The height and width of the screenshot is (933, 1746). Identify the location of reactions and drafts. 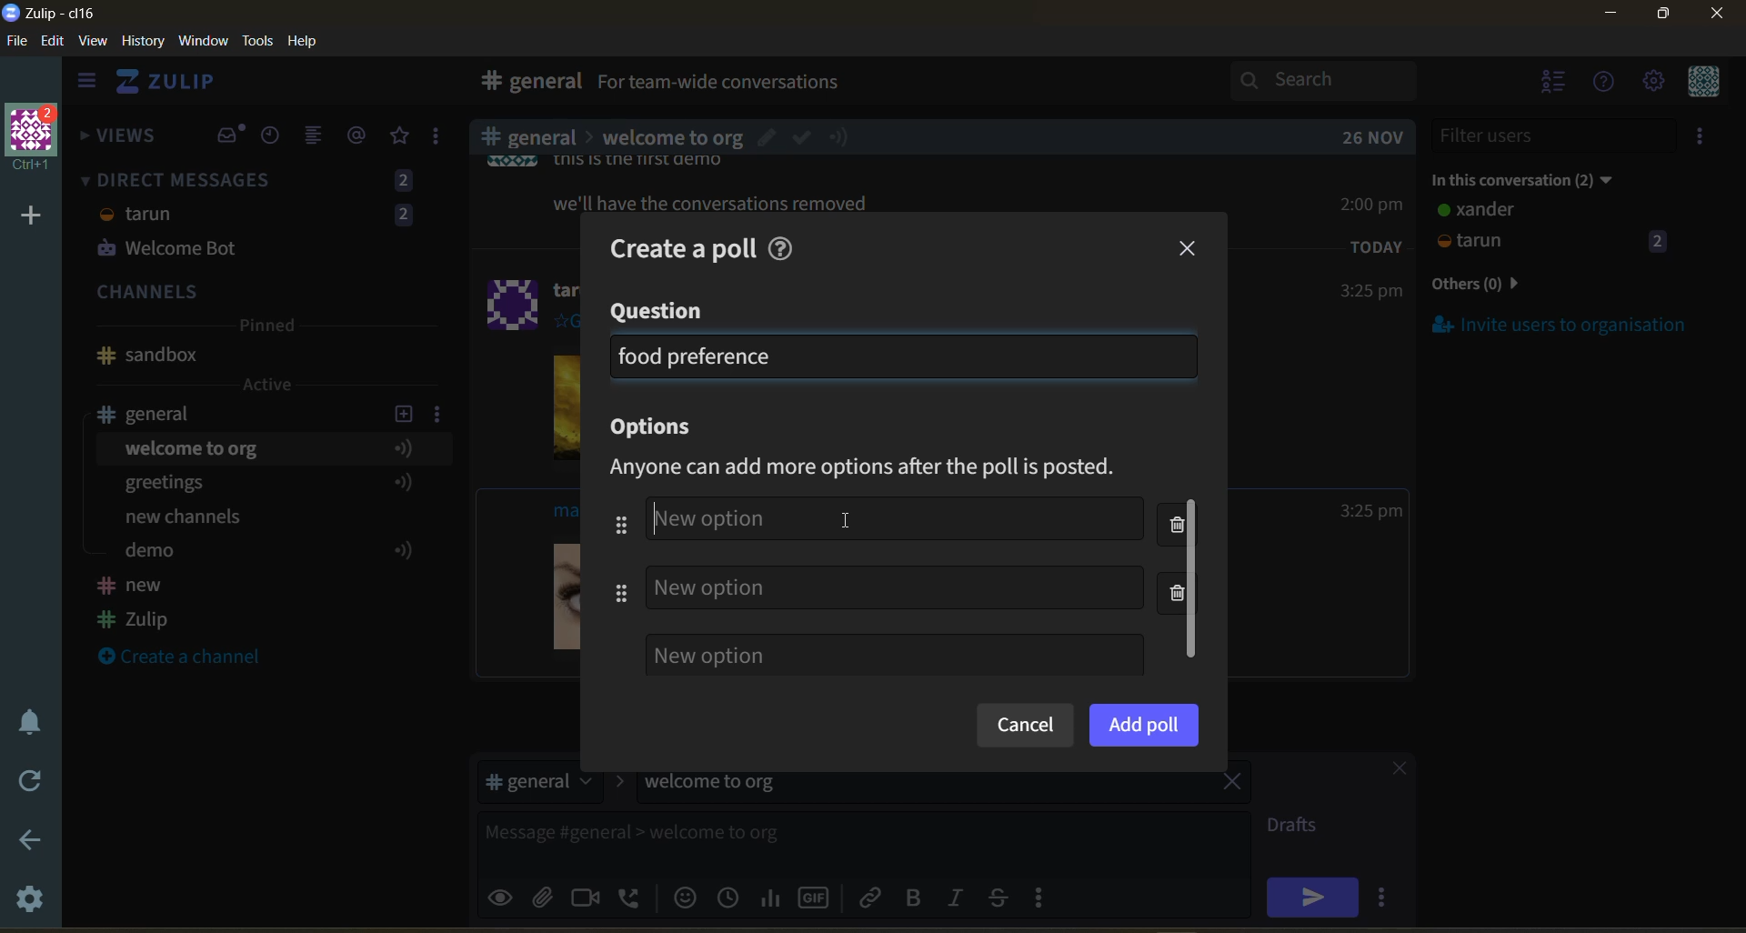
(443, 140).